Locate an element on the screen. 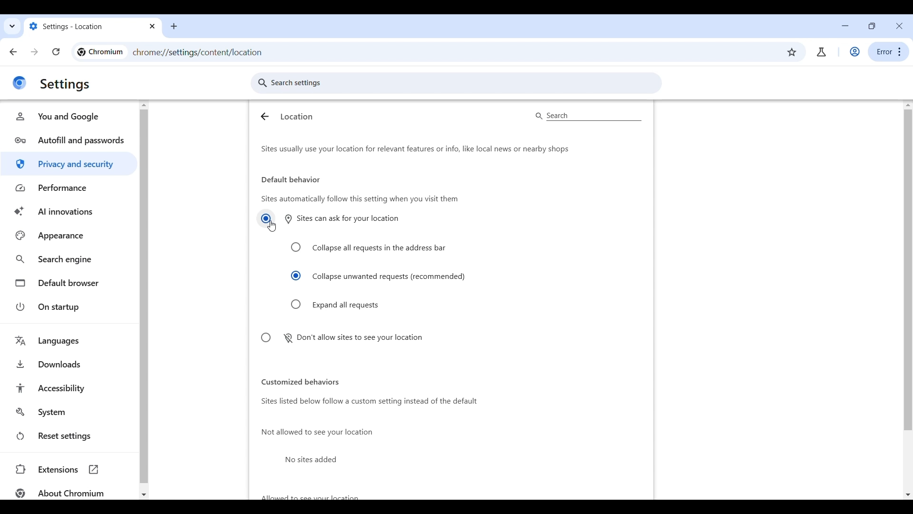 The image size is (913, 514). Vertical slide bar is located at coordinates (143, 296).